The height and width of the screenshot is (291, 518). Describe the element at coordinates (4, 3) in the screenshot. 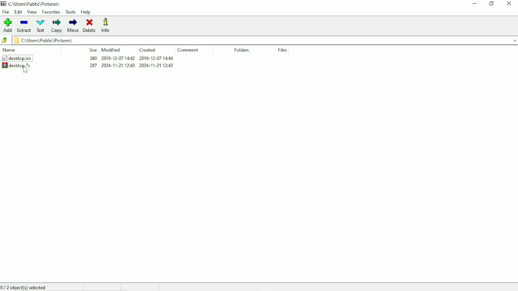

I see `7 zip logo` at that location.